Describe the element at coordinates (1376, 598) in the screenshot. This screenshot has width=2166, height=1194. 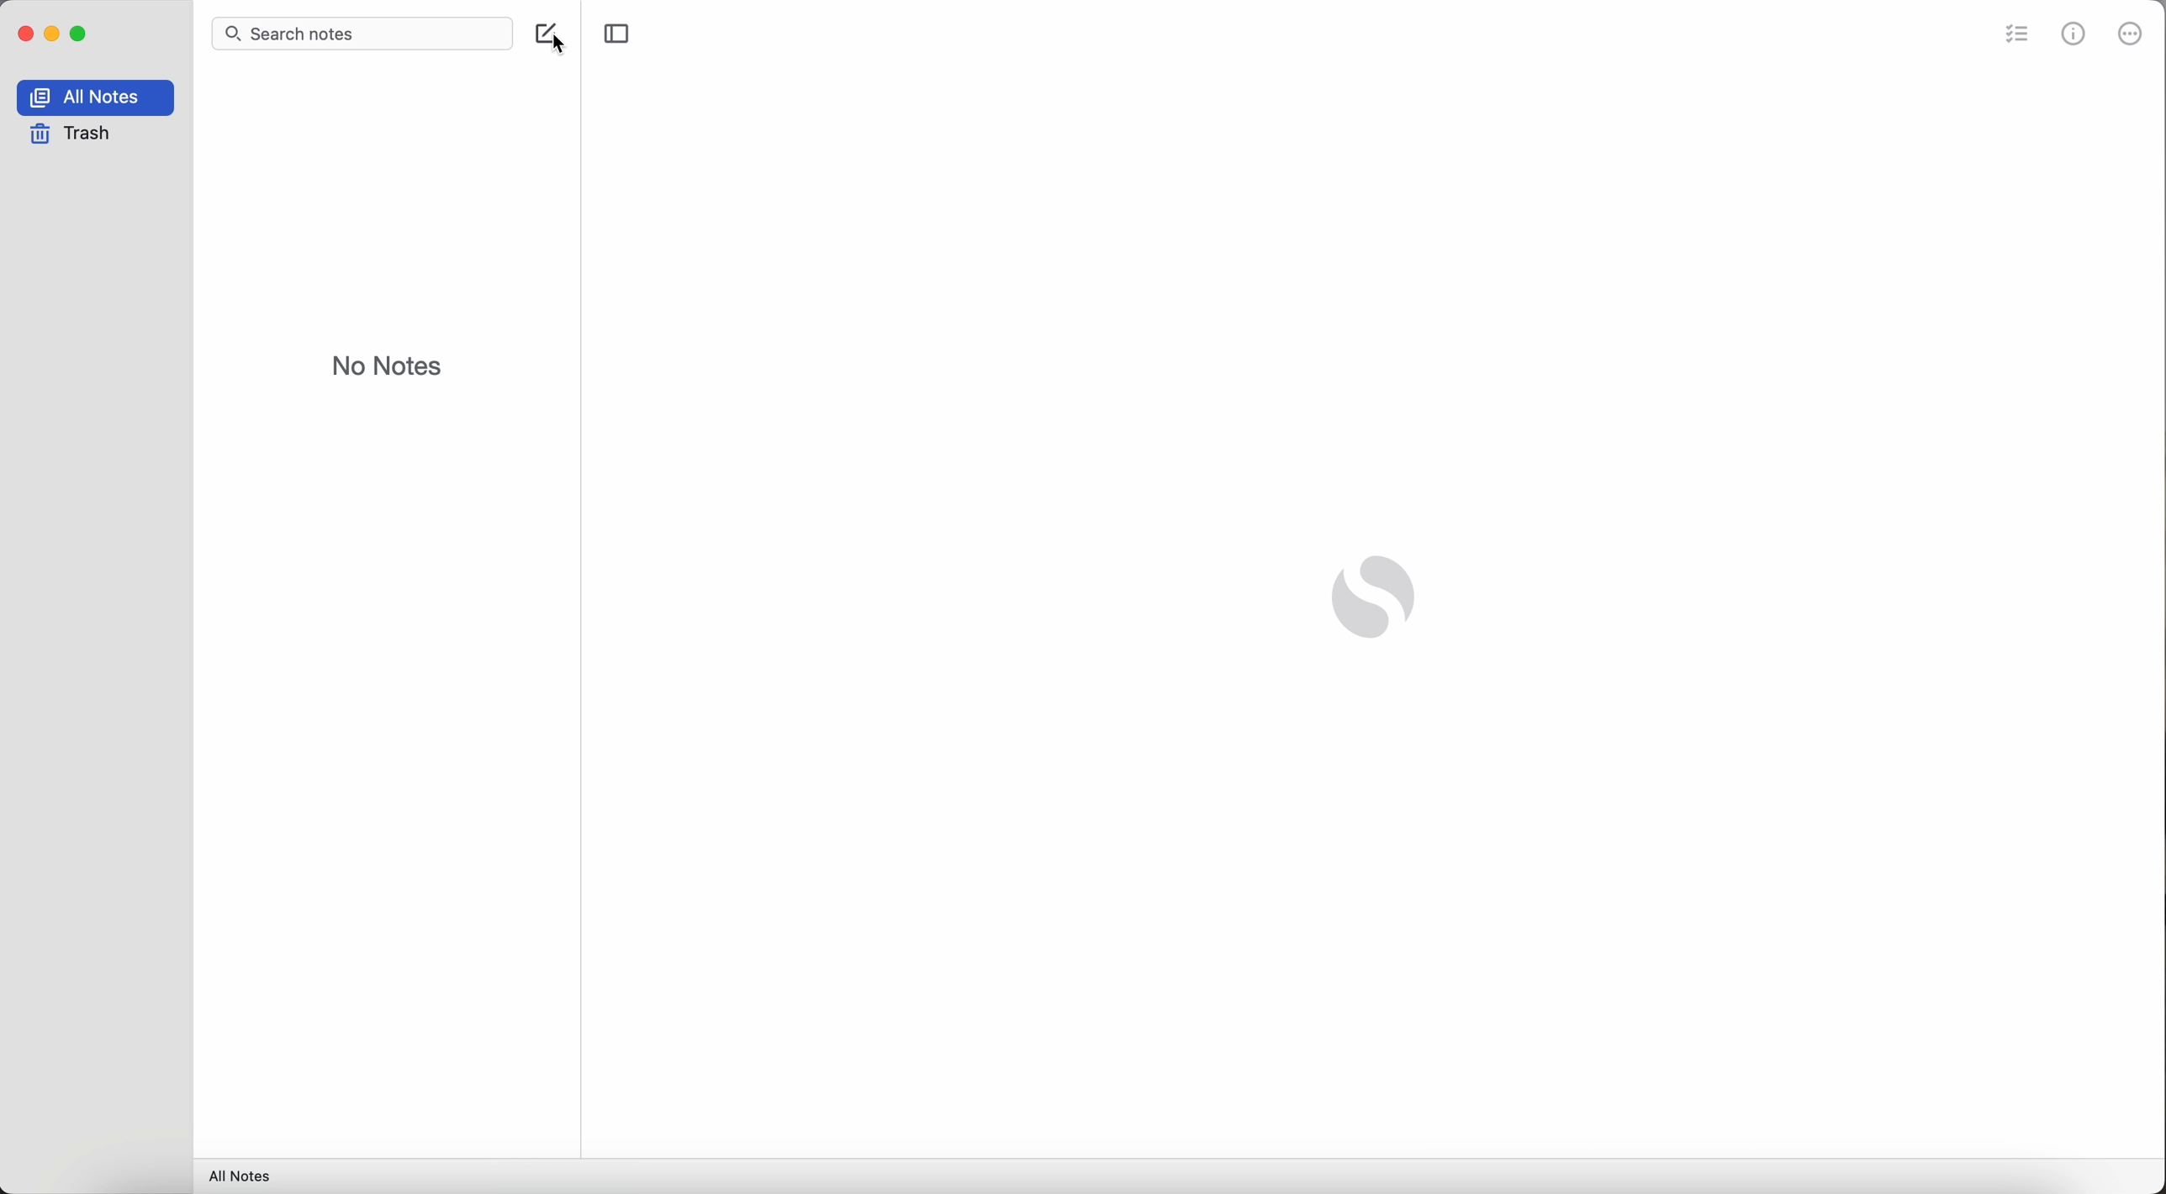
I see `Simplenote logo` at that location.